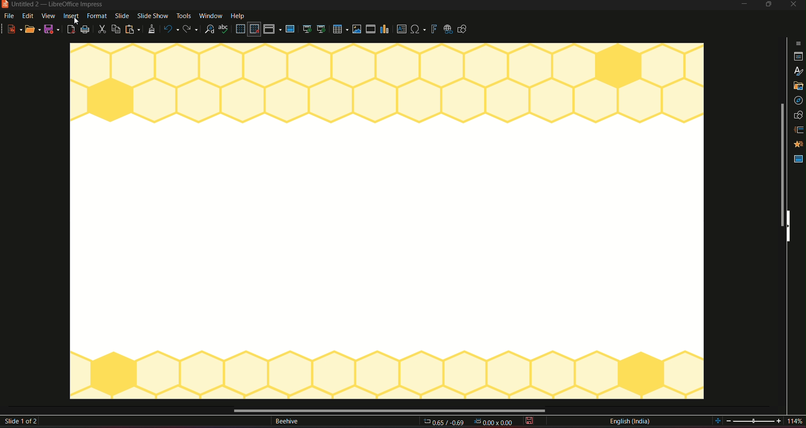 Image resolution: width=806 pixels, height=428 pixels. Describe the element at coordinates (780, 165) in the screenshot. I see `vertical scrollbar` at that location.